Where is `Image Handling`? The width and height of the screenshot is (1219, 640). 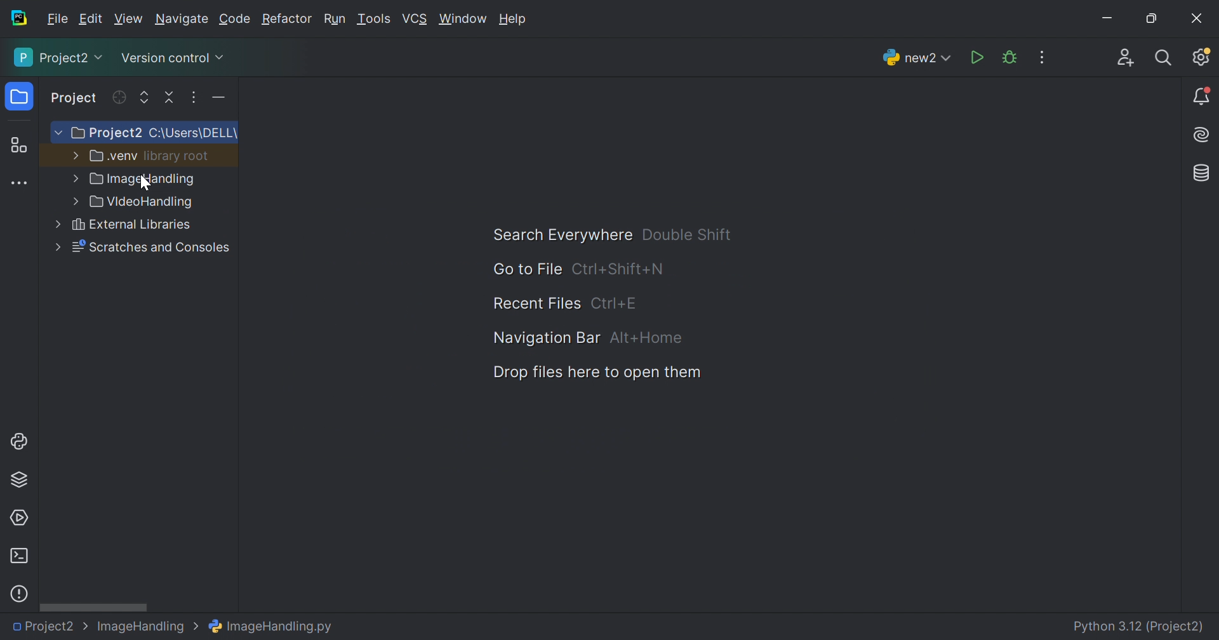
Image Handling is located at coordinates (144, 625).